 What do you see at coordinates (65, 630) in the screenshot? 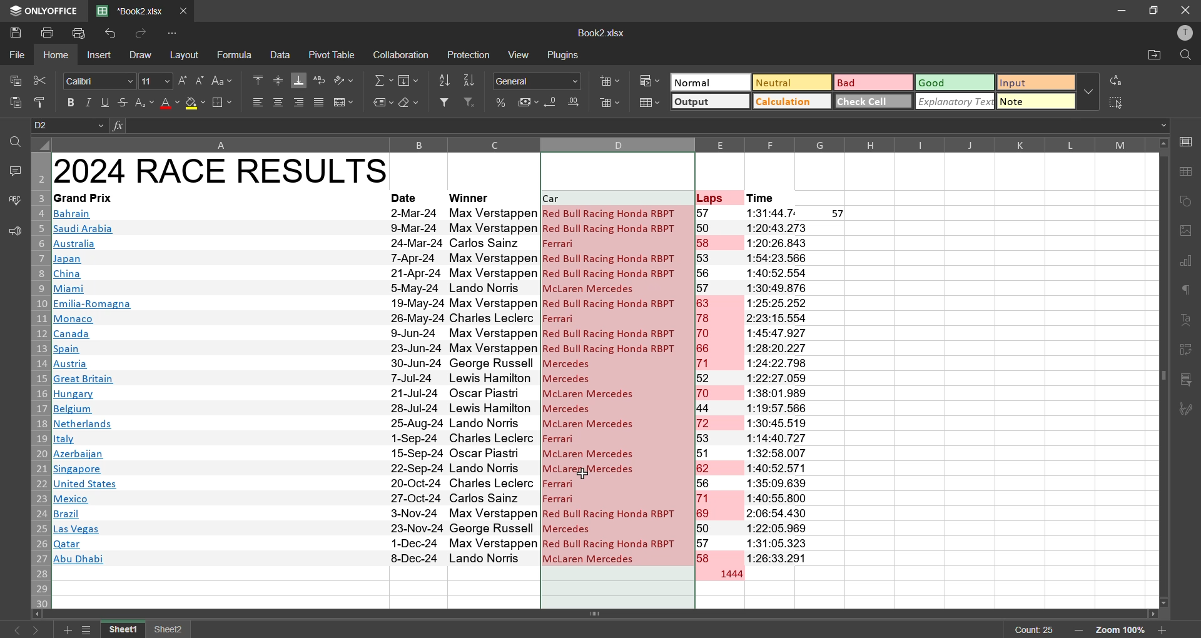
I see `add new worksheet` at bounding box center [65, 630].